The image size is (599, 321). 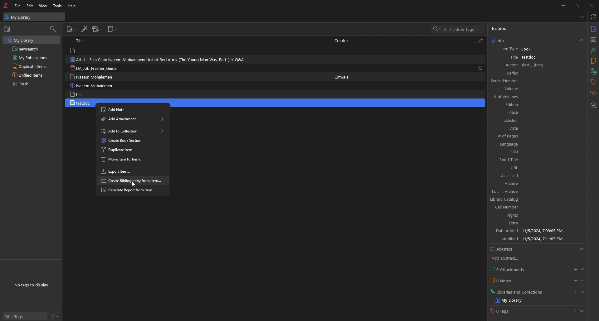 I want to click on add attachment, so click(x=133, y=120).